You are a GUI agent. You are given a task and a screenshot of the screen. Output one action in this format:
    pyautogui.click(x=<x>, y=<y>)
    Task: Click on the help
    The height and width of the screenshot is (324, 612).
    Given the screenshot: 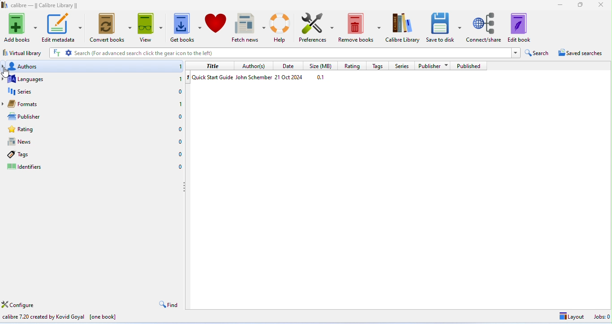 What is the action you would take?
    pyautogui.click(x=280, y=27)
    